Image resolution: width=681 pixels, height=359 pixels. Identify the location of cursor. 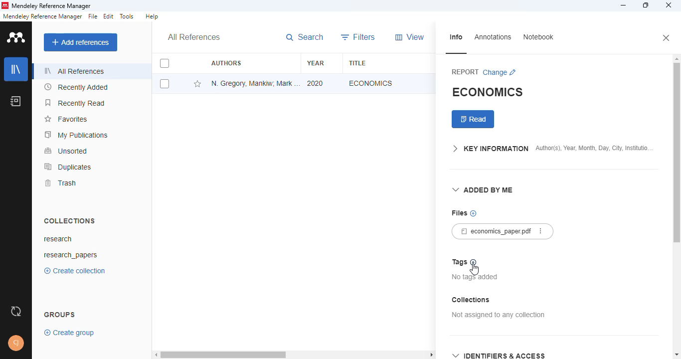
(475, 270).